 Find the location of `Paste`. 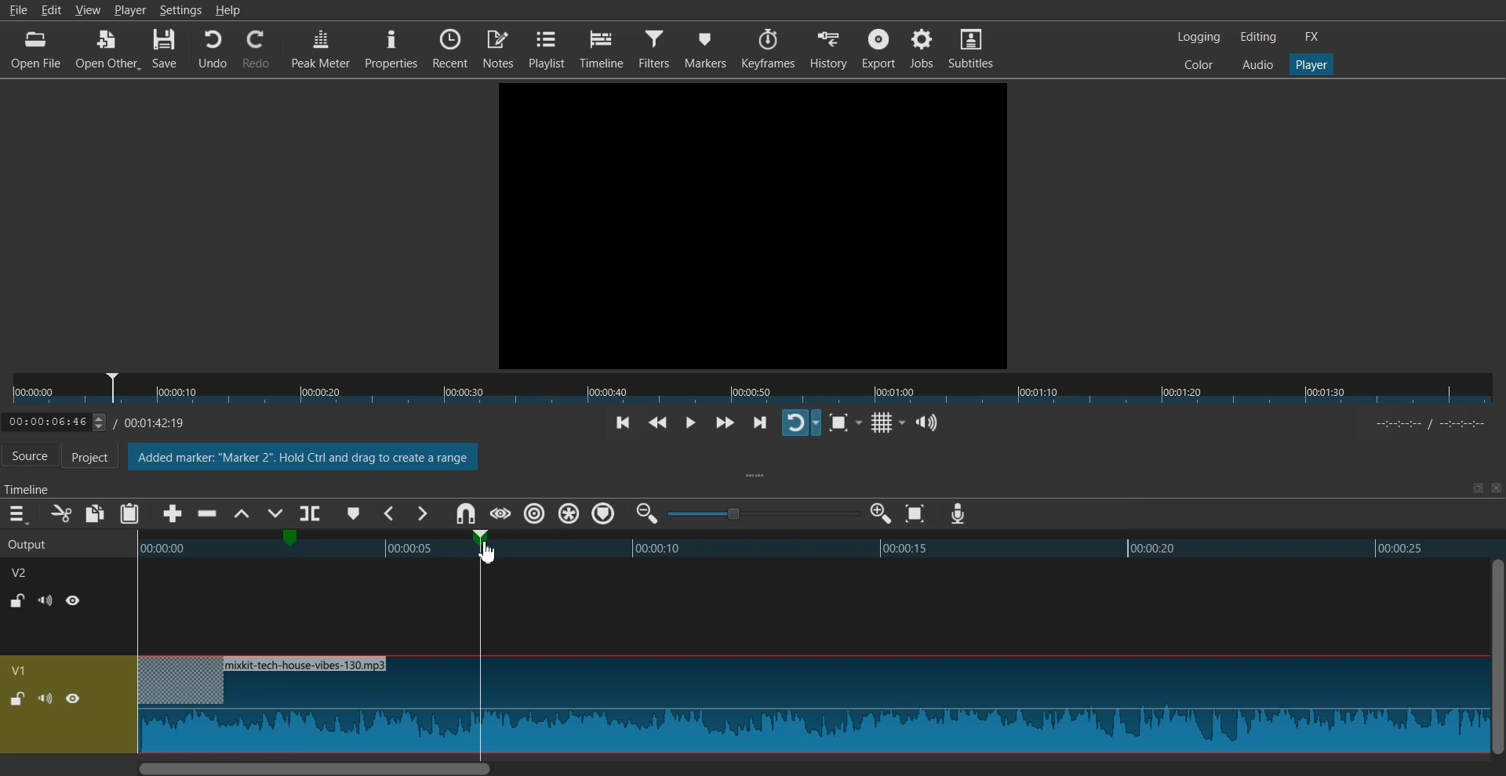

Paste is located at coordinates (129, 513).